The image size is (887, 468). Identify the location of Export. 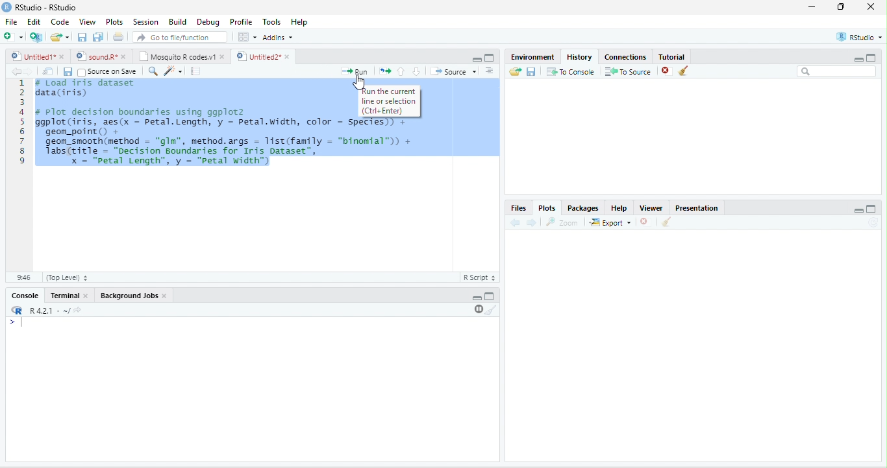
(610, 223).